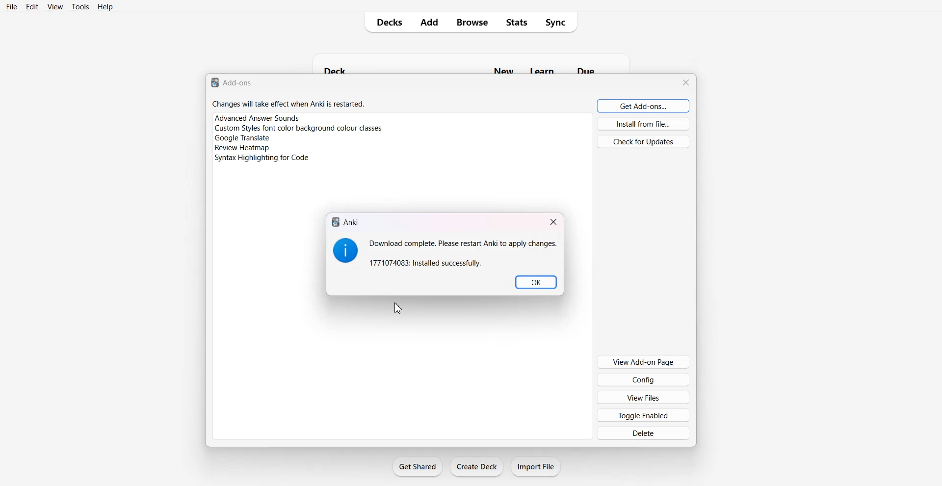 This screenshot has width=942, height=486. What do you see at coordinates (398, 308) in the screenshot?
I see `Cursor` at bounding box center [398, 308].